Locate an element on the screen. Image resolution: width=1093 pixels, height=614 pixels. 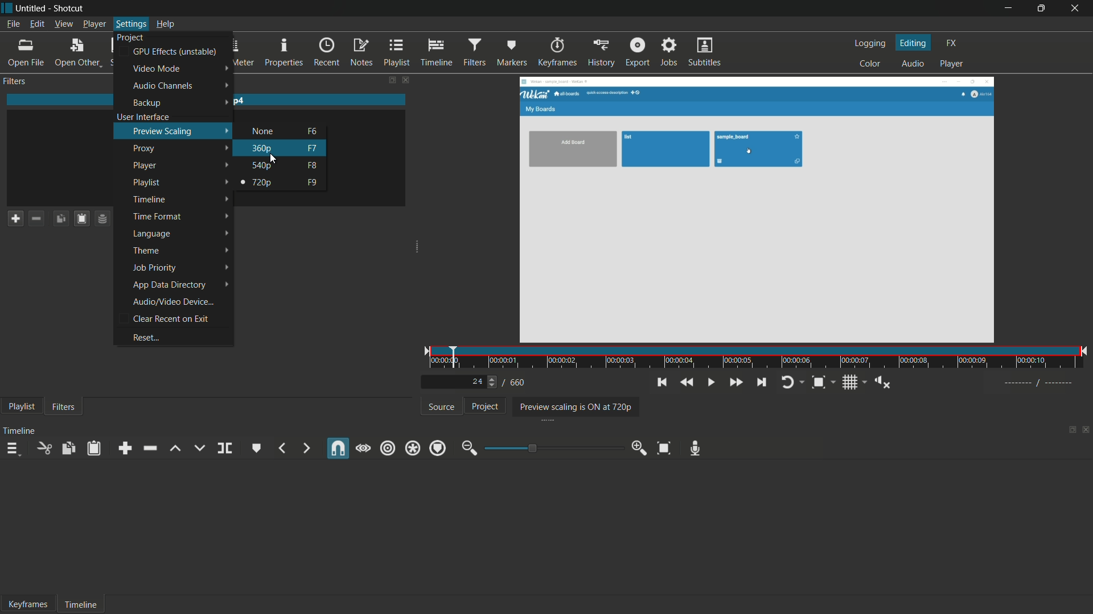
close timeline is located at coordinates (1086, 431).